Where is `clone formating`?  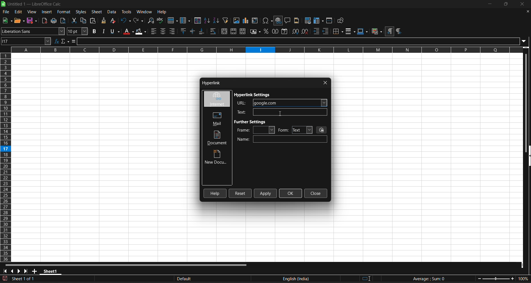
clone formating is located at coordinates (103, 21).